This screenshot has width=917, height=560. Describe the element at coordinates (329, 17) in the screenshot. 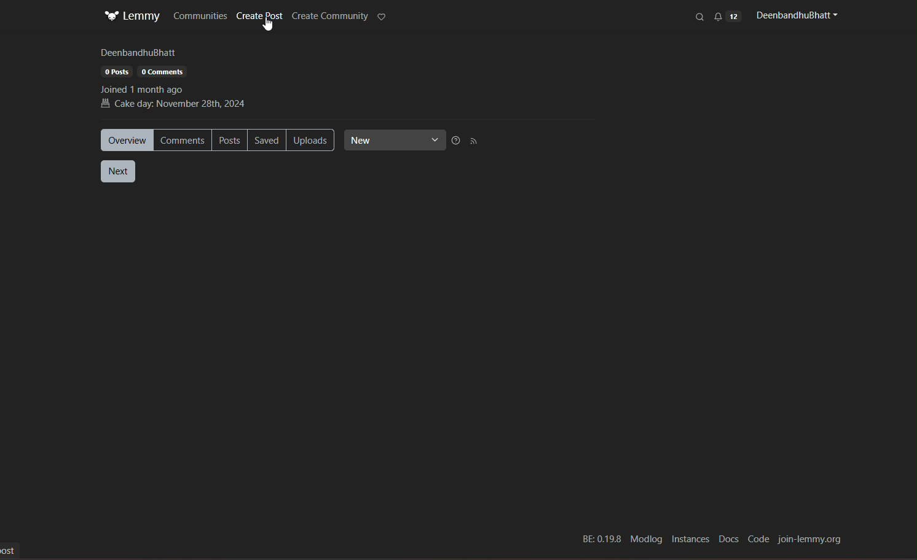

I see `create community` at that location.